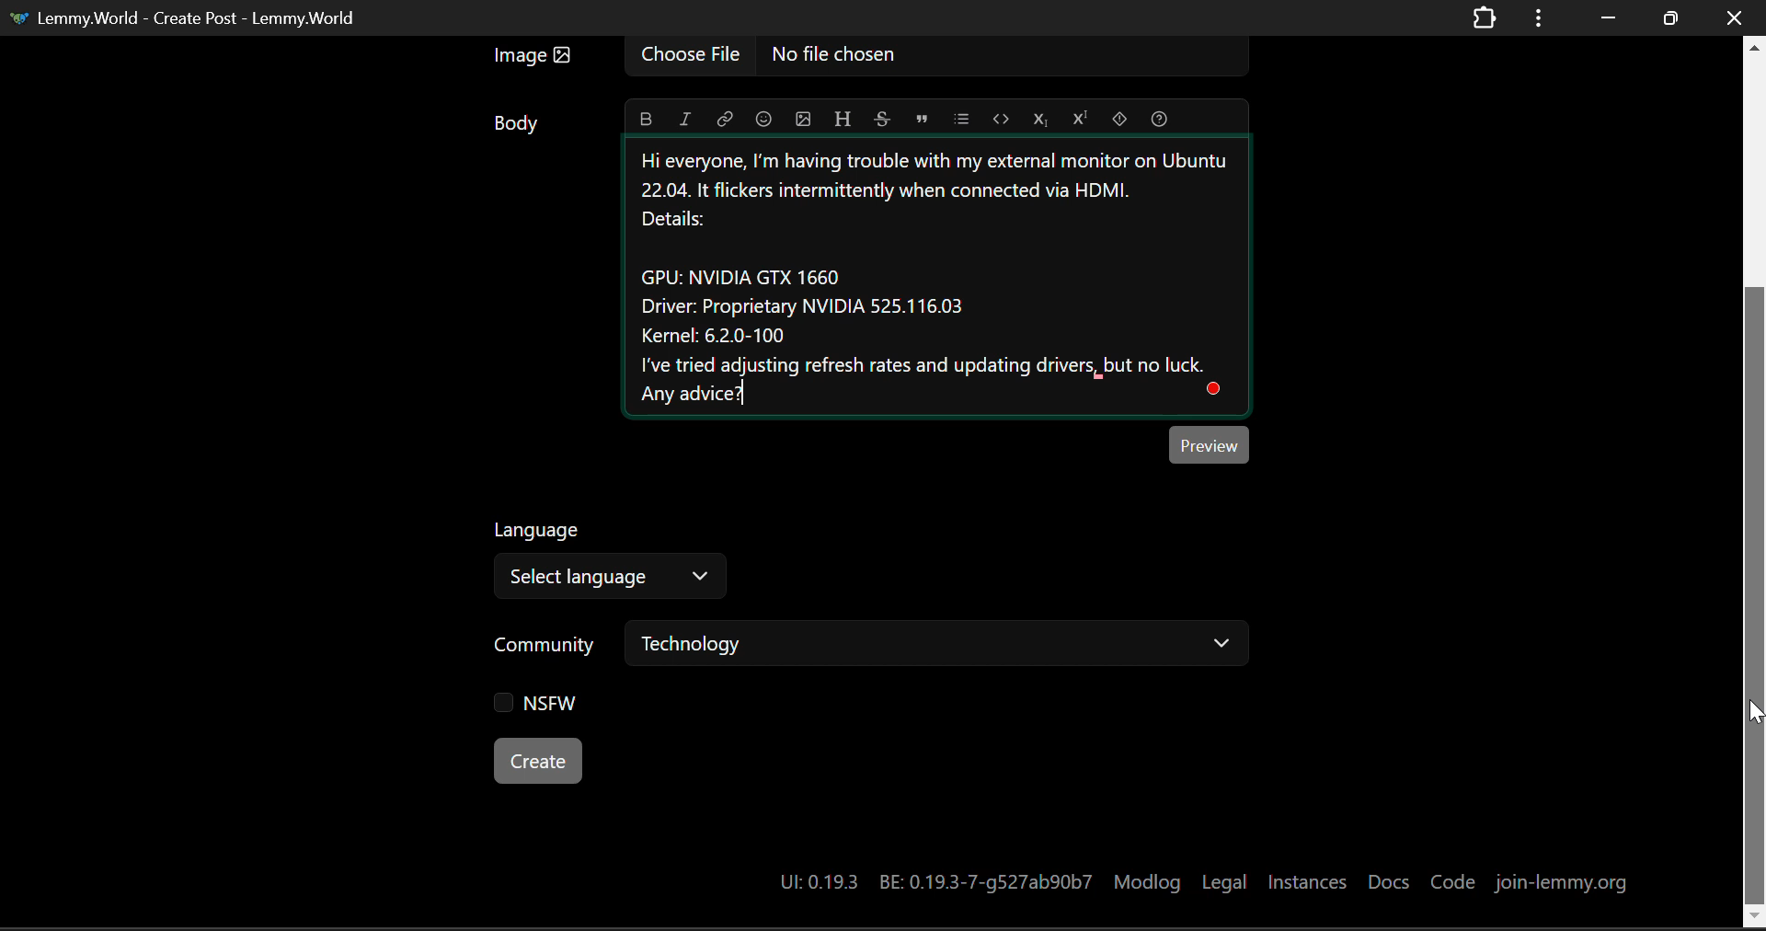 This screenshot has height=931, width=1766. Describe the element at coordinates (1755, 714) in the screenshot. I see `DRAG_TO Cursor Position` at that location.